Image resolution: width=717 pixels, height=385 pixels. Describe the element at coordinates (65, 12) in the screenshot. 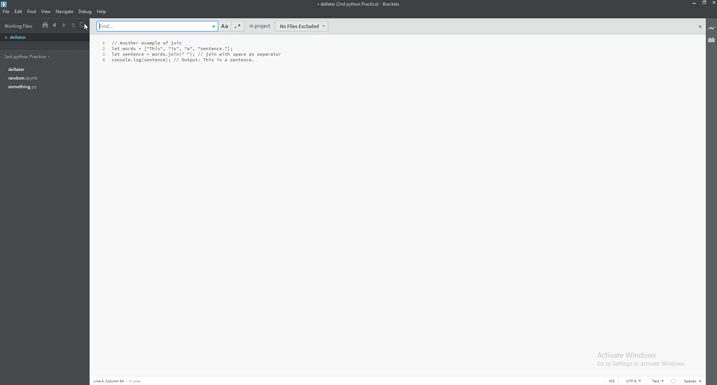

I see `navigate` at that location.